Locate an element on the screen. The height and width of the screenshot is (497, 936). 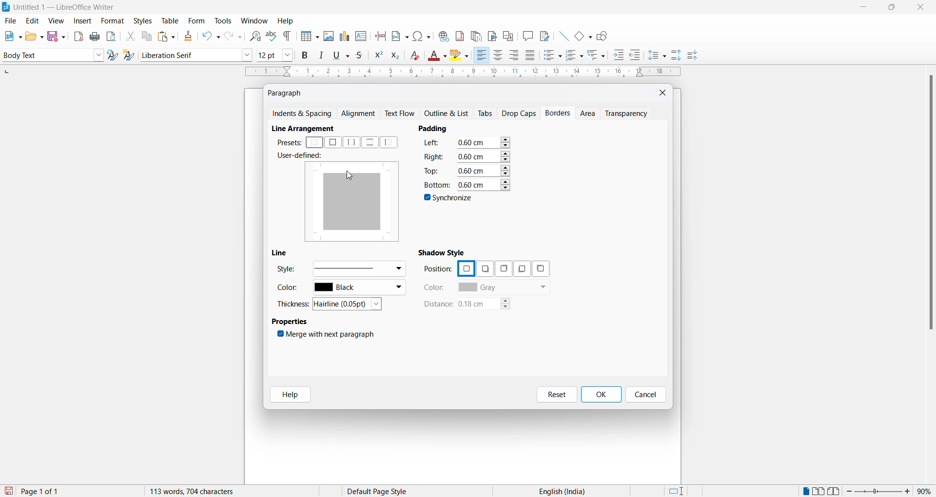
value is located at coordinates (483, 156).